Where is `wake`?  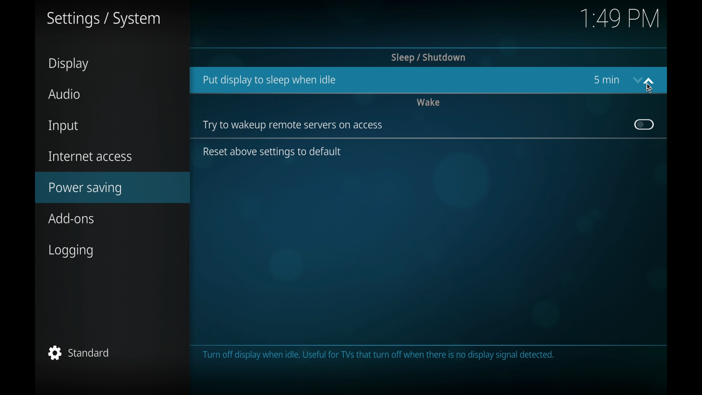
wake is located at coordinates (429, 102).